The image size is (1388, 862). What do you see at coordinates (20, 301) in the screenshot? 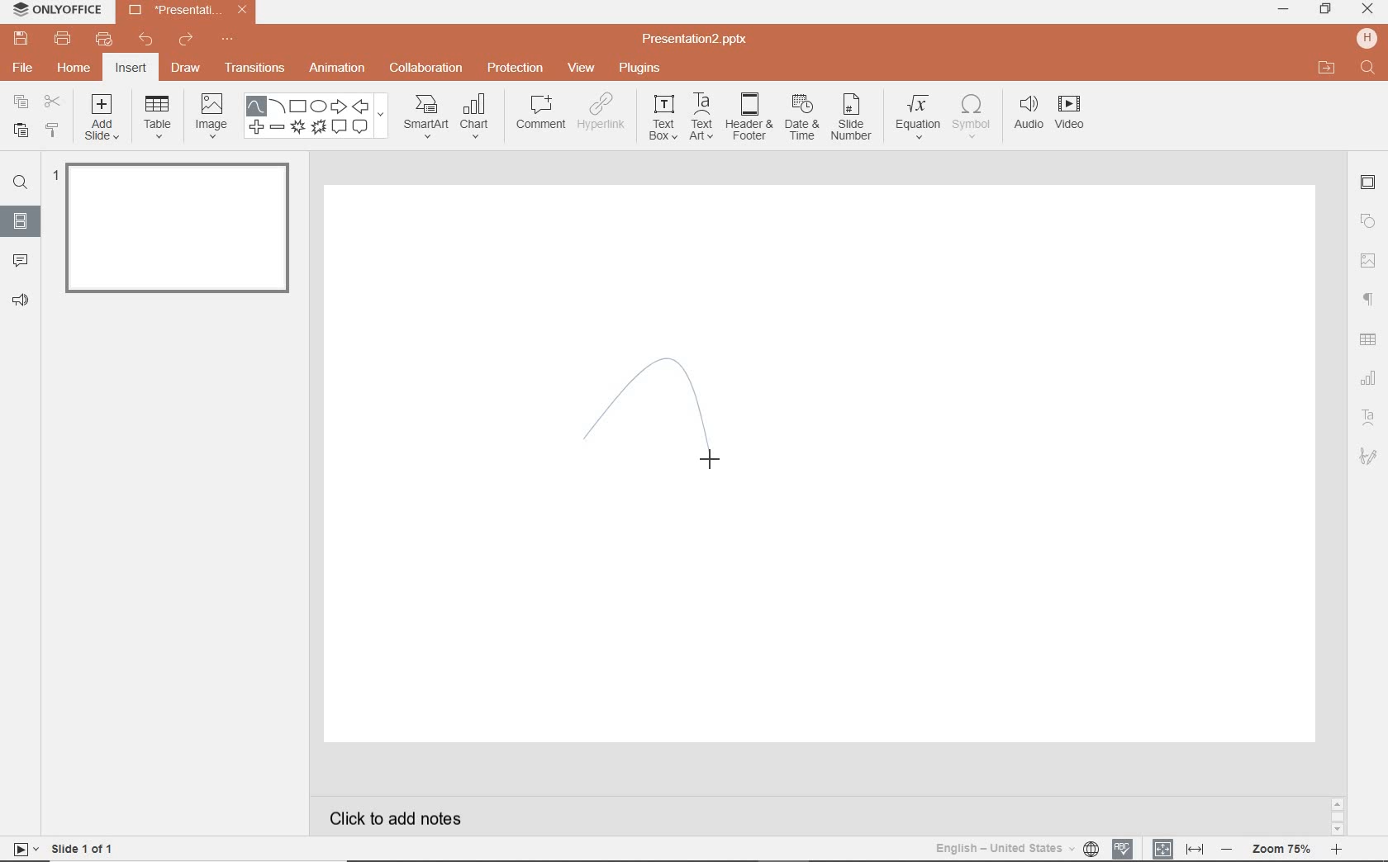
I see `FEEDBACK & SUPPORT` at bounding box center [20, 301].